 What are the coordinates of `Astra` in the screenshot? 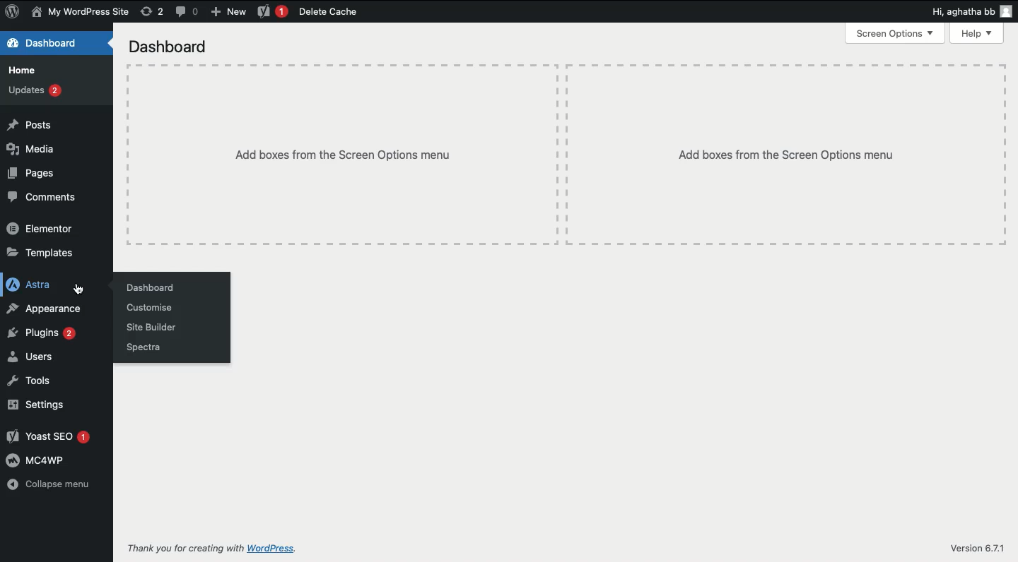 It's located at (29, 284).